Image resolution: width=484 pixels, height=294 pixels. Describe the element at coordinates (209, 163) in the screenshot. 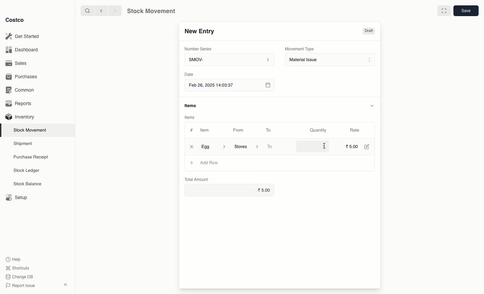

I see `Add row` at that location.